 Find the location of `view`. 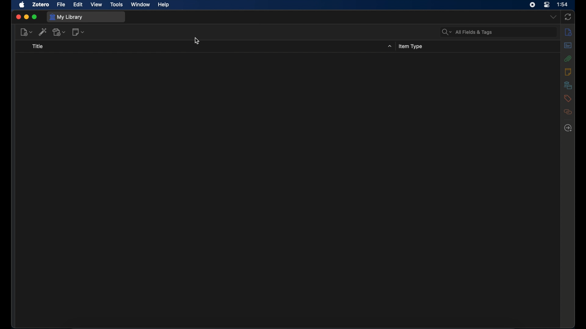

view is located at coordinates (97, 5).